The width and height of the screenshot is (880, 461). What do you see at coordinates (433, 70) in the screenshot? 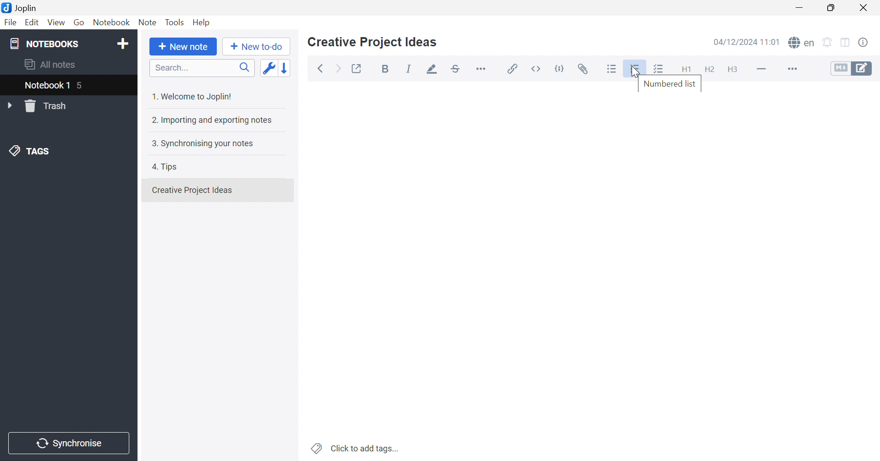
I see `Highlight` at bounding box center [433, 70].